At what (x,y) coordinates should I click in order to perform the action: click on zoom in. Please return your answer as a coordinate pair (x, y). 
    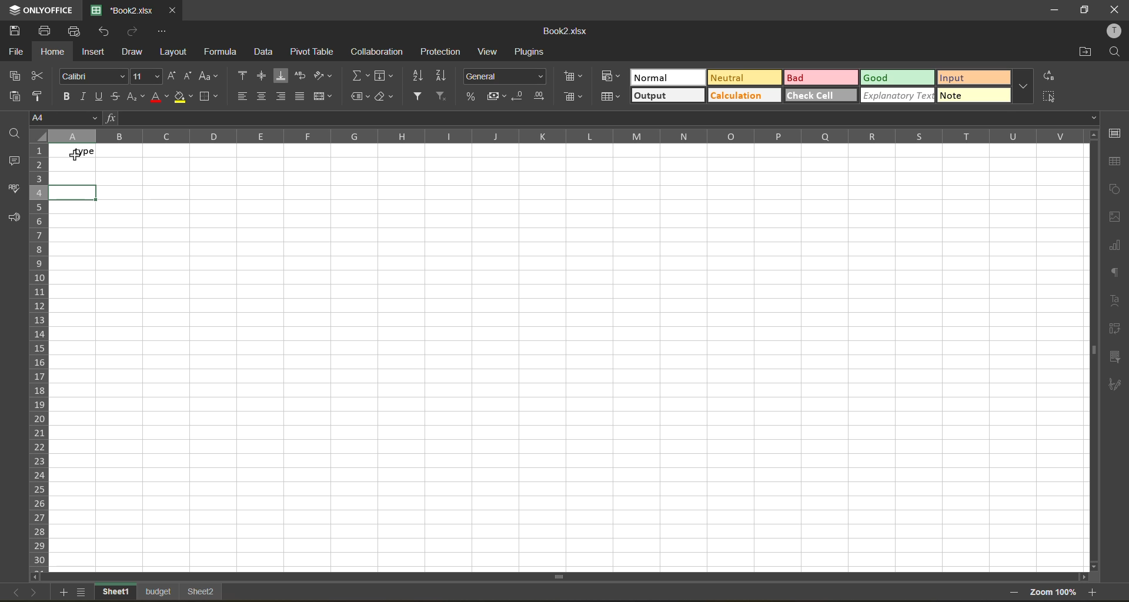
    Looking at the image, I should click on (1095, 591).